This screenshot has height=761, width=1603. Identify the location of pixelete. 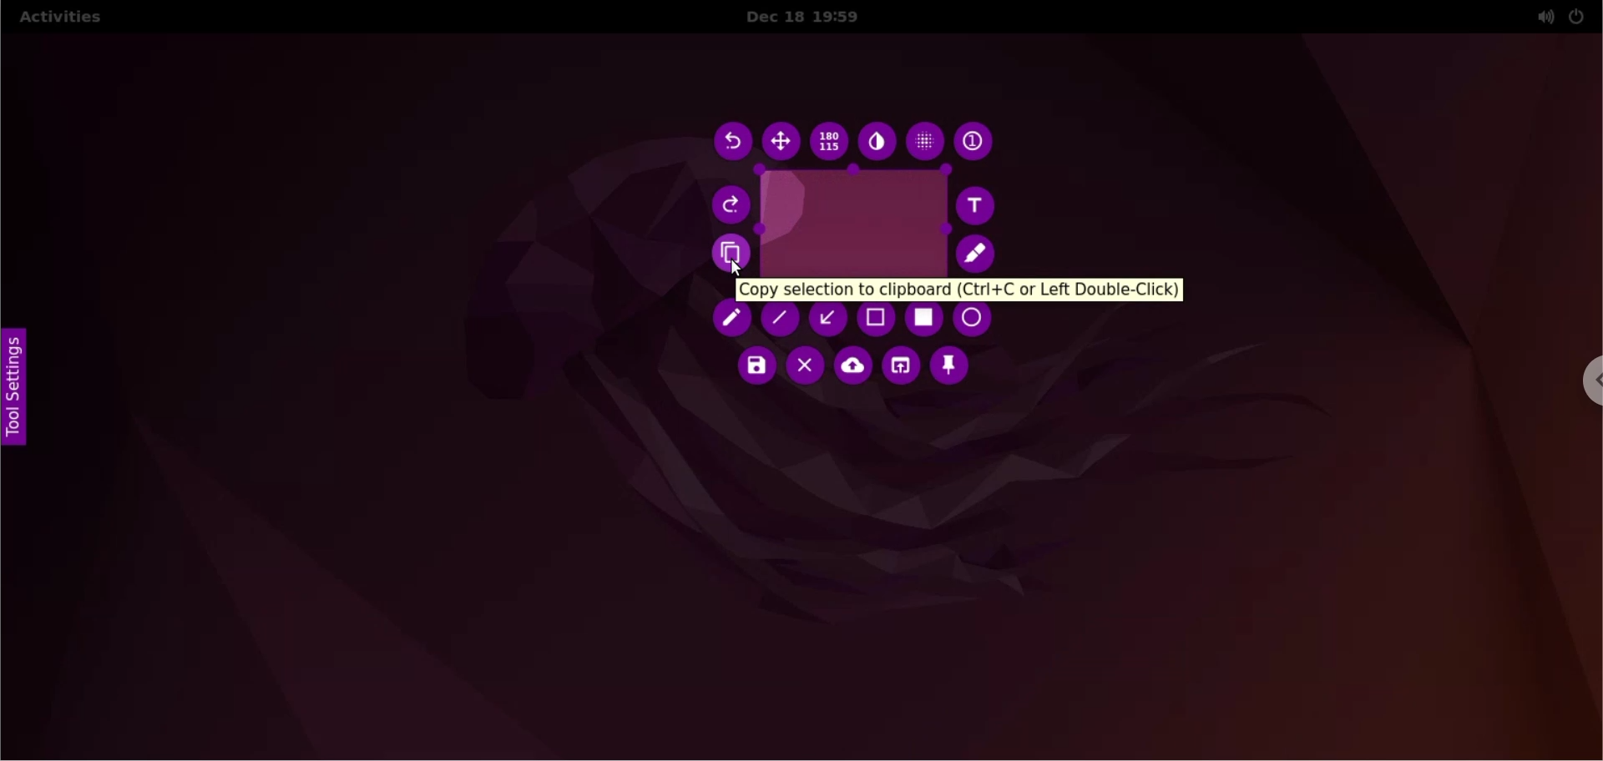
(924, 140).